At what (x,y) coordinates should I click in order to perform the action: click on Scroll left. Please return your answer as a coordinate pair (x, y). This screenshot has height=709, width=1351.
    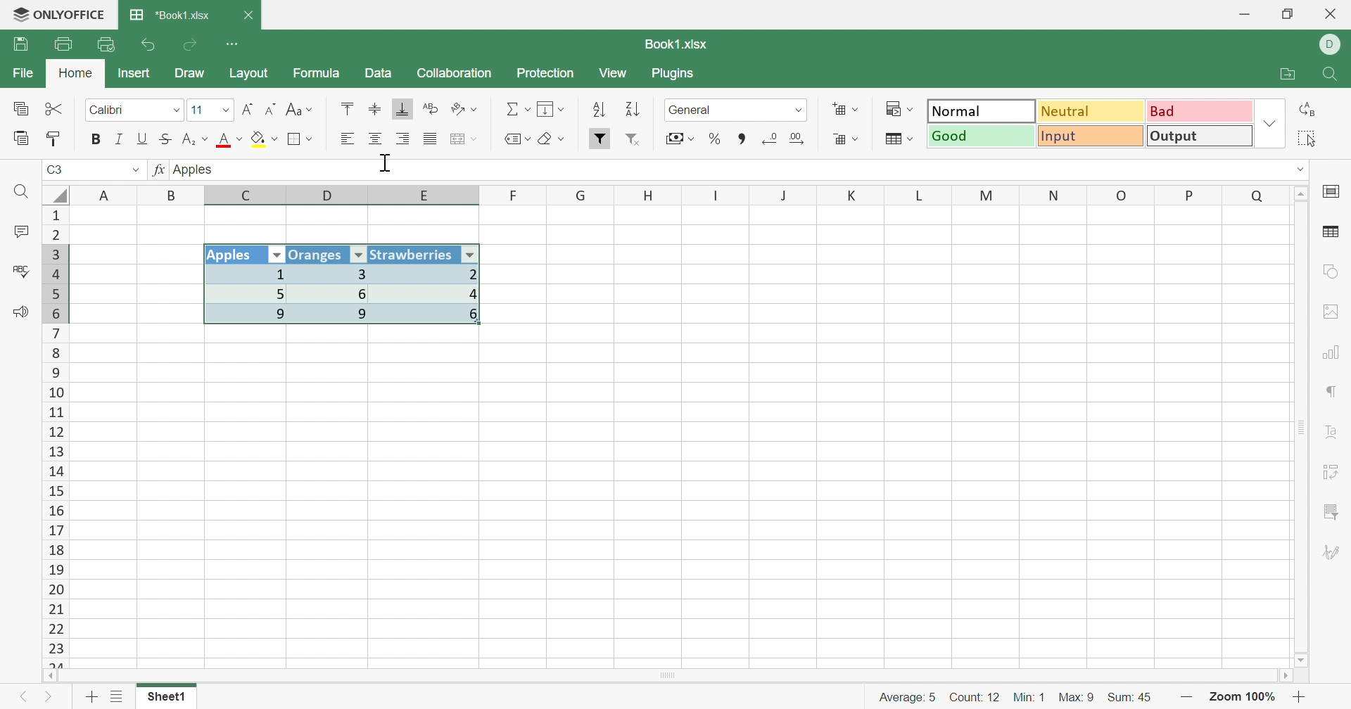
    Looking at the image, I should click on (51, 675).